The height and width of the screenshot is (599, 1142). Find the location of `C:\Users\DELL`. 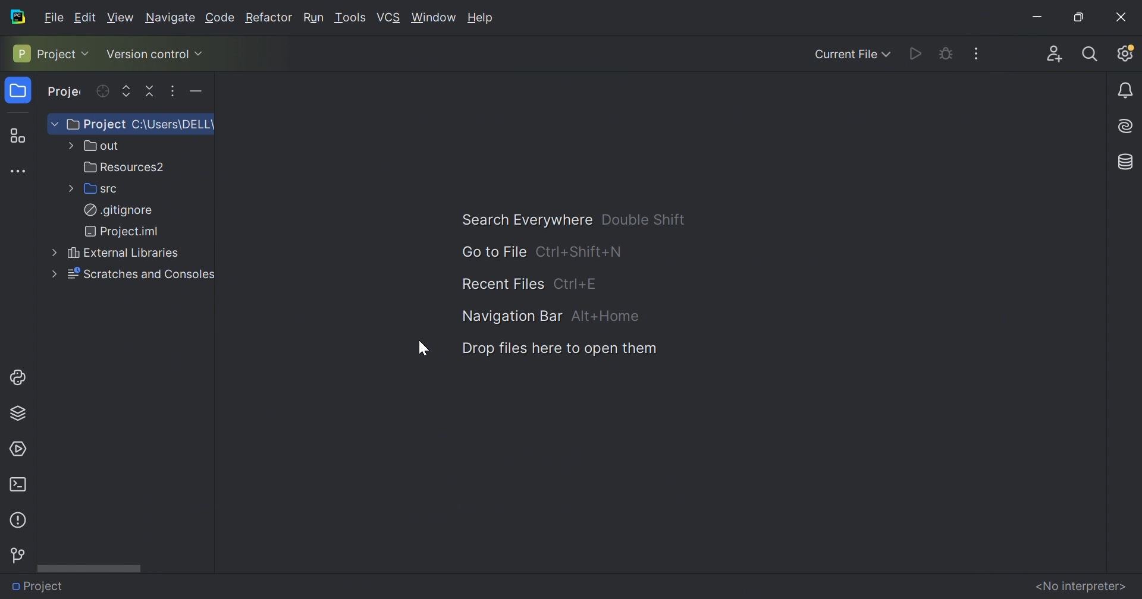

C:\Users\DELL is located at coordinates (174, 124).